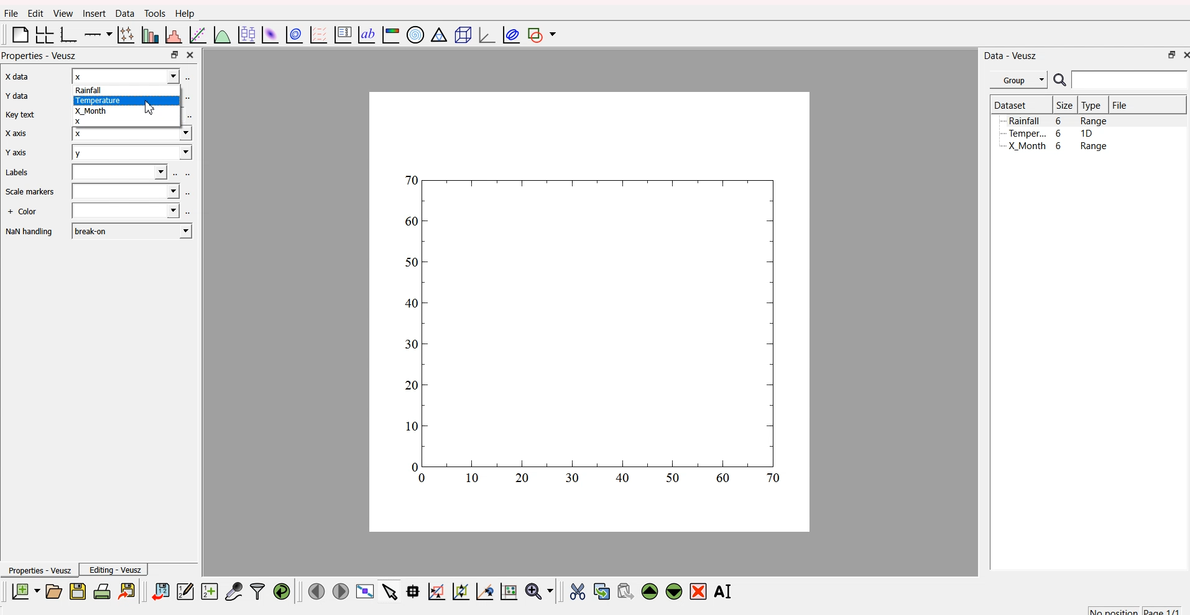 The width and height of the screenshot is (1190, 615). Describe the element at coordinates (34, 13) in the screenshot. I see `Edit` at that location.